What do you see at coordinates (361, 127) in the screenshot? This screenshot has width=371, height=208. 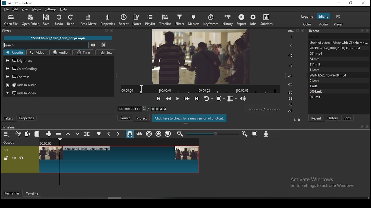 I see `bookmark` at bounding box center [361, 127].